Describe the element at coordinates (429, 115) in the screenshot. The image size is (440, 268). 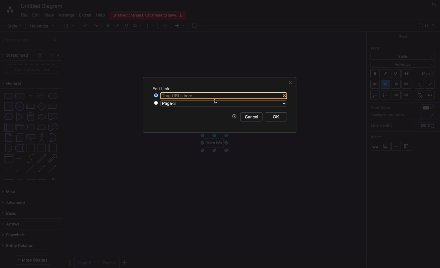
I see `color` at that location.